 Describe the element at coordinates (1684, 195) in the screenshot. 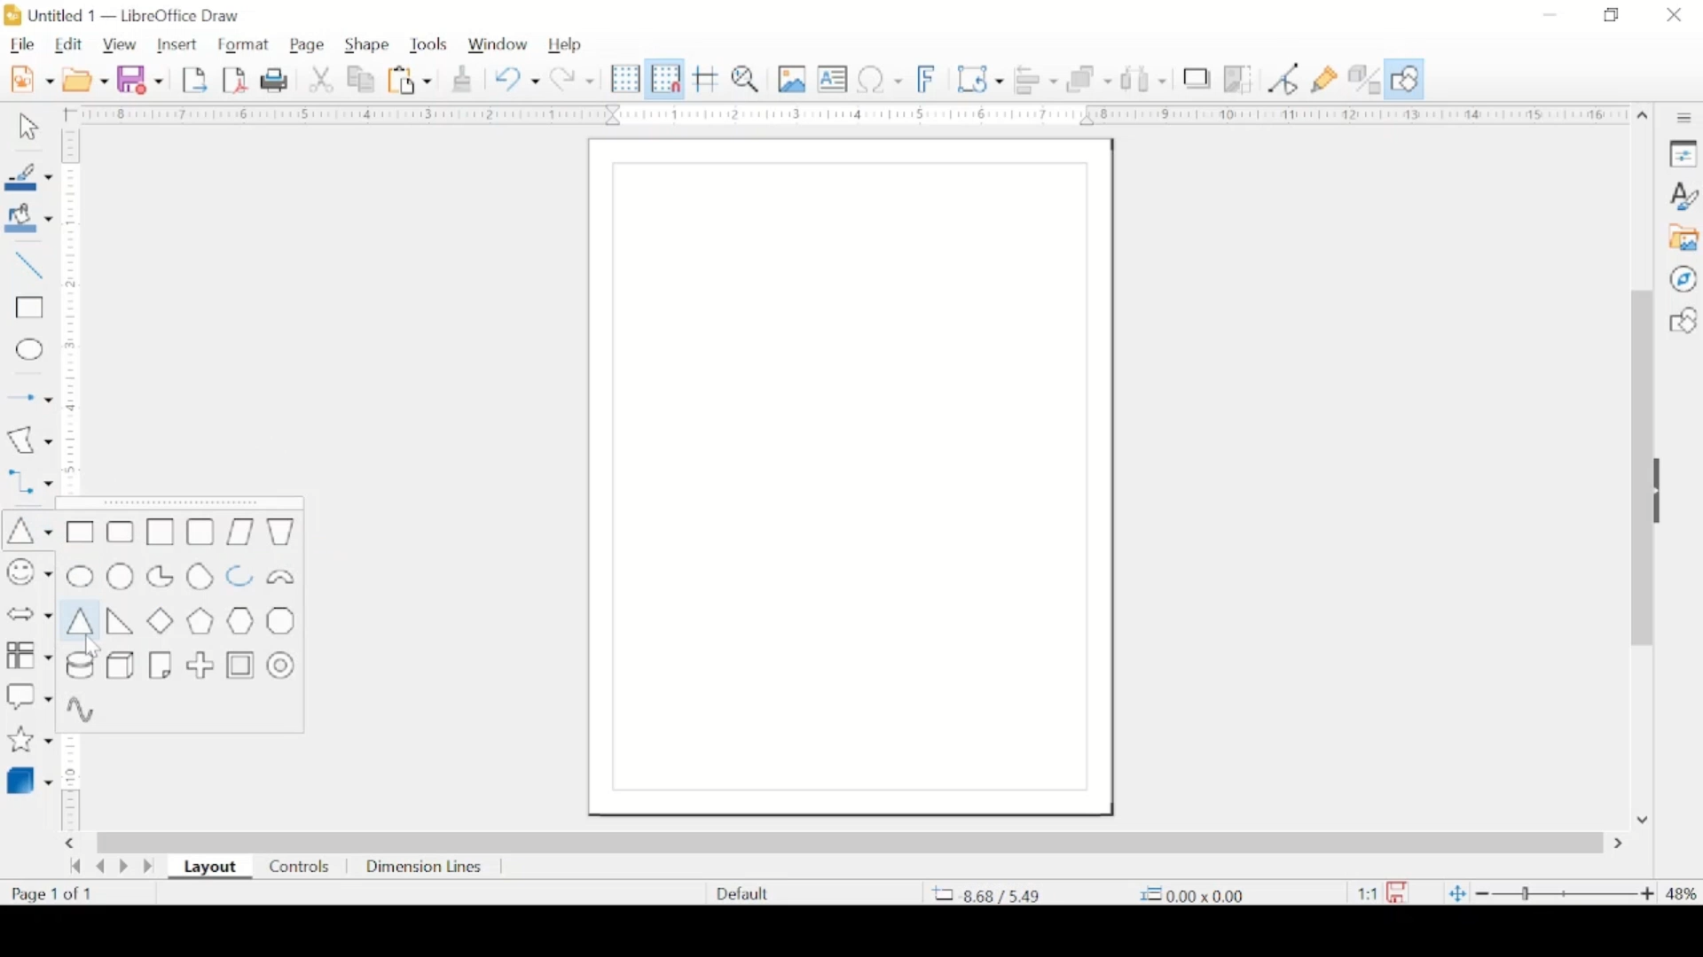

I see `styles` at that location.